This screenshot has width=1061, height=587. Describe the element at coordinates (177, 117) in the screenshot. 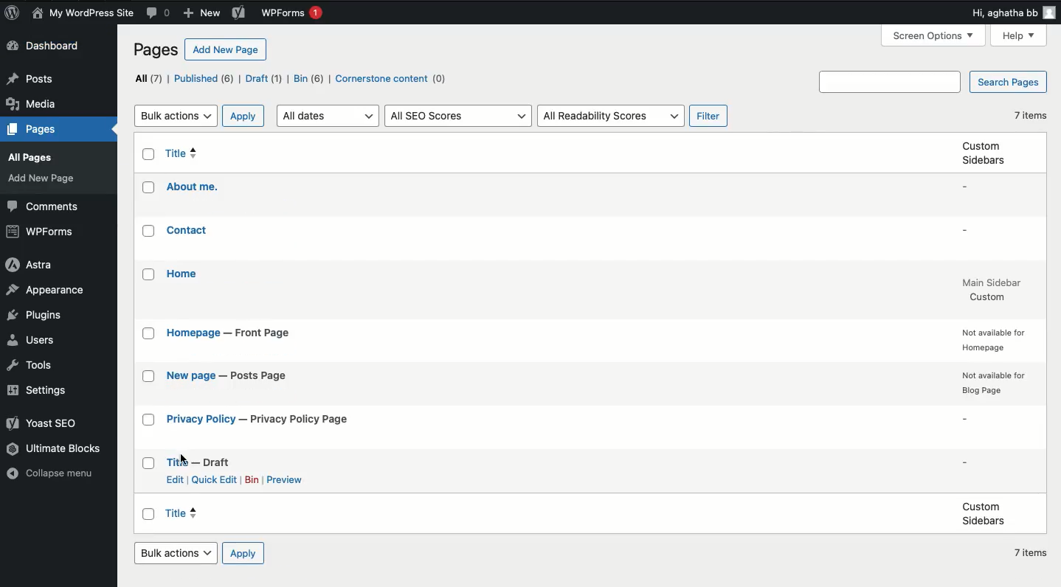

I see `Bulk actions` at that location.